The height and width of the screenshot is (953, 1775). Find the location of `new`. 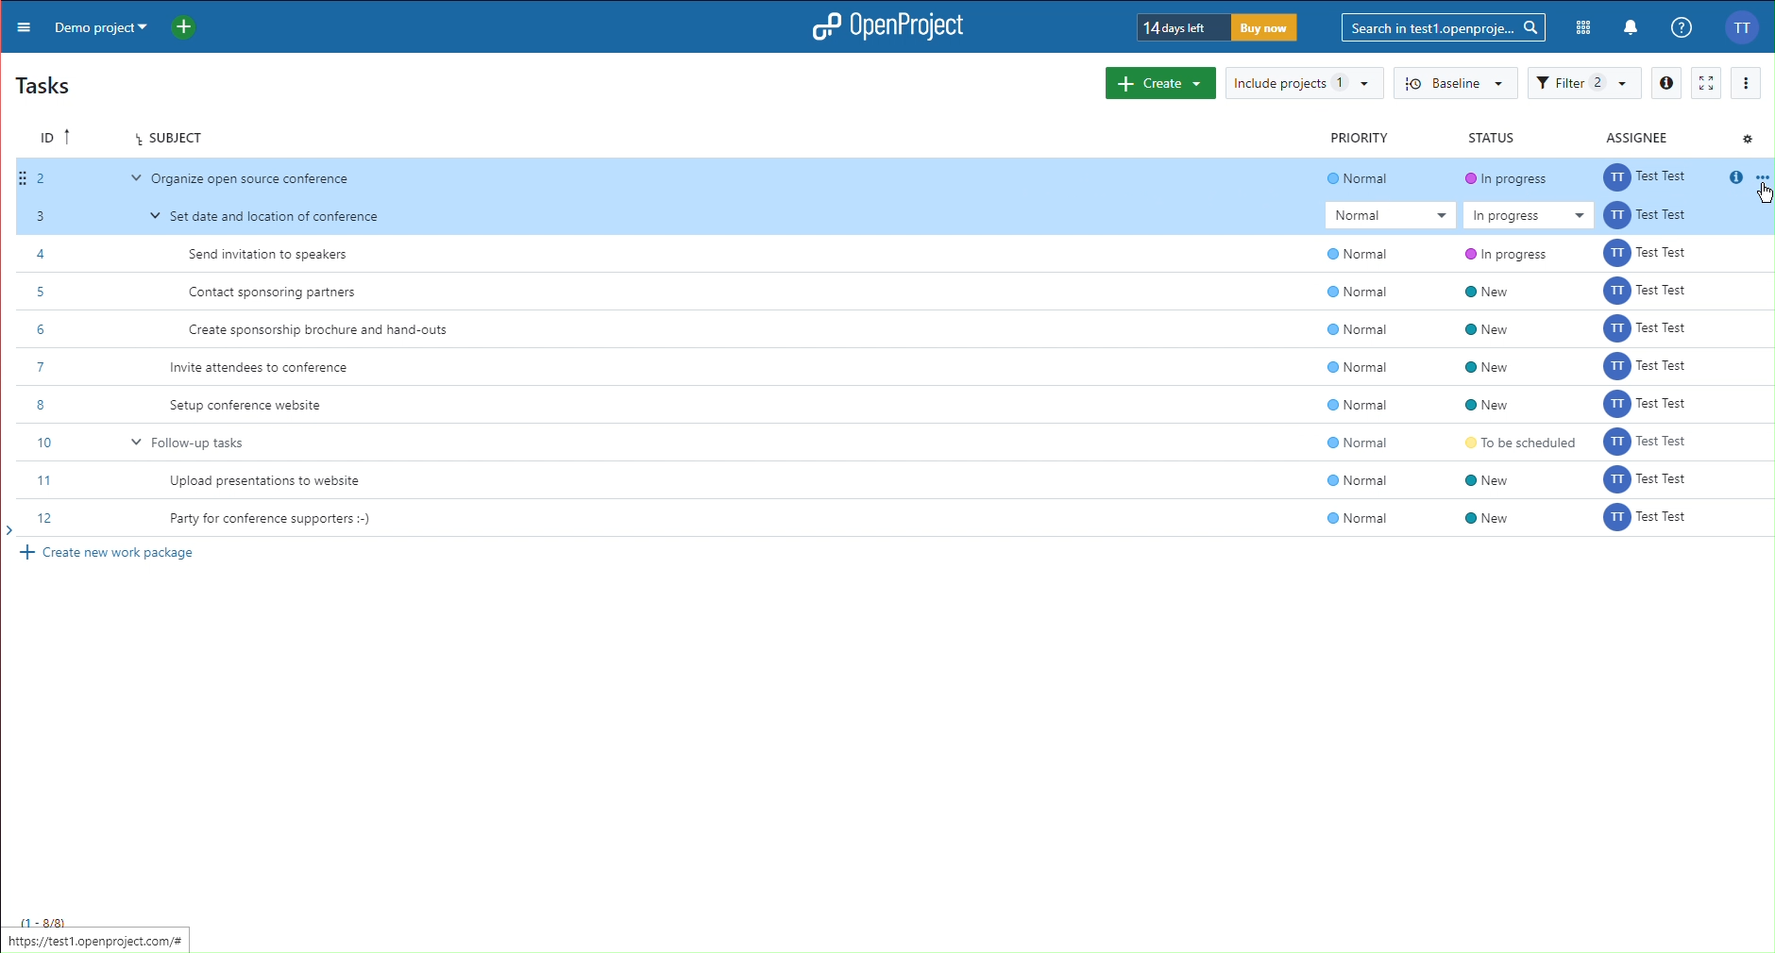

new is located at coordinates (1498, 350).